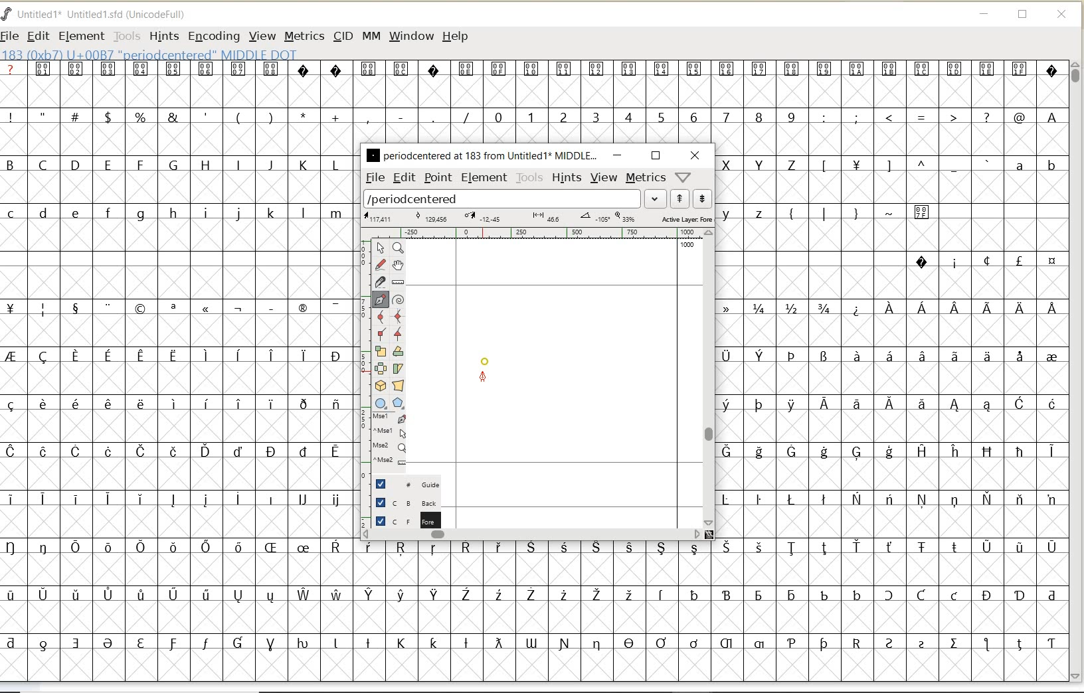 The height and width of the screenshot is (693, 1084). I want to click on edit, so click(403, 177).